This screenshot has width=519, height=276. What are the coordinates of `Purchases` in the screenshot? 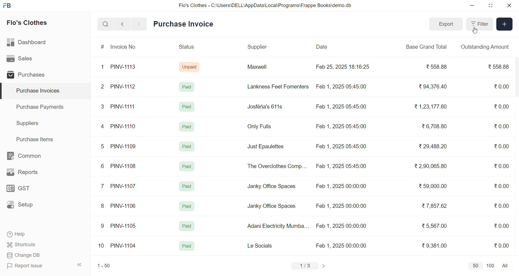 It's located at (28, 75).